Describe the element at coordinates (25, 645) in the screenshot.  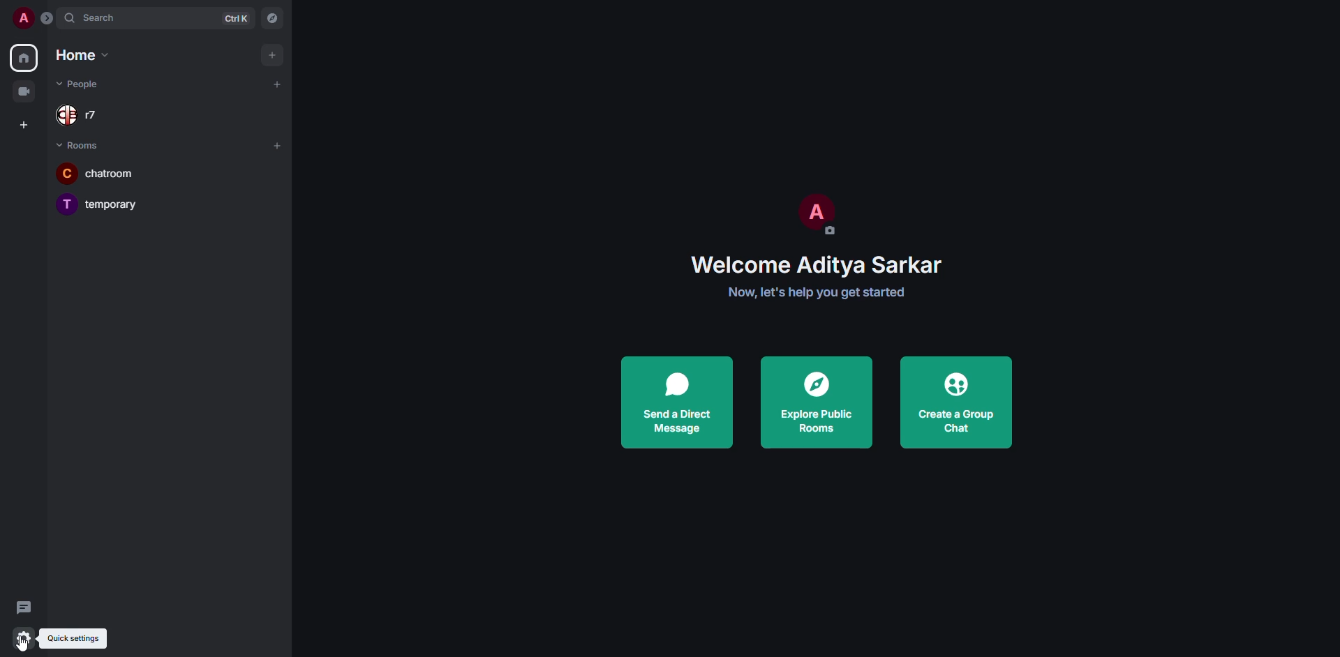
I see `cursor` at that location.